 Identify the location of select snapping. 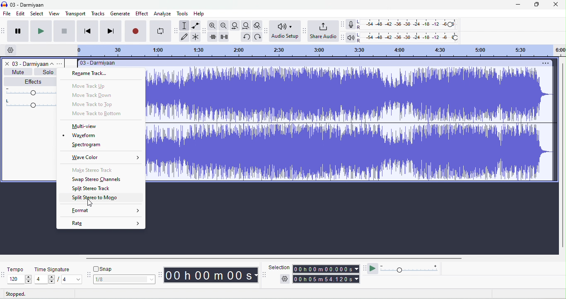
(125, 279).